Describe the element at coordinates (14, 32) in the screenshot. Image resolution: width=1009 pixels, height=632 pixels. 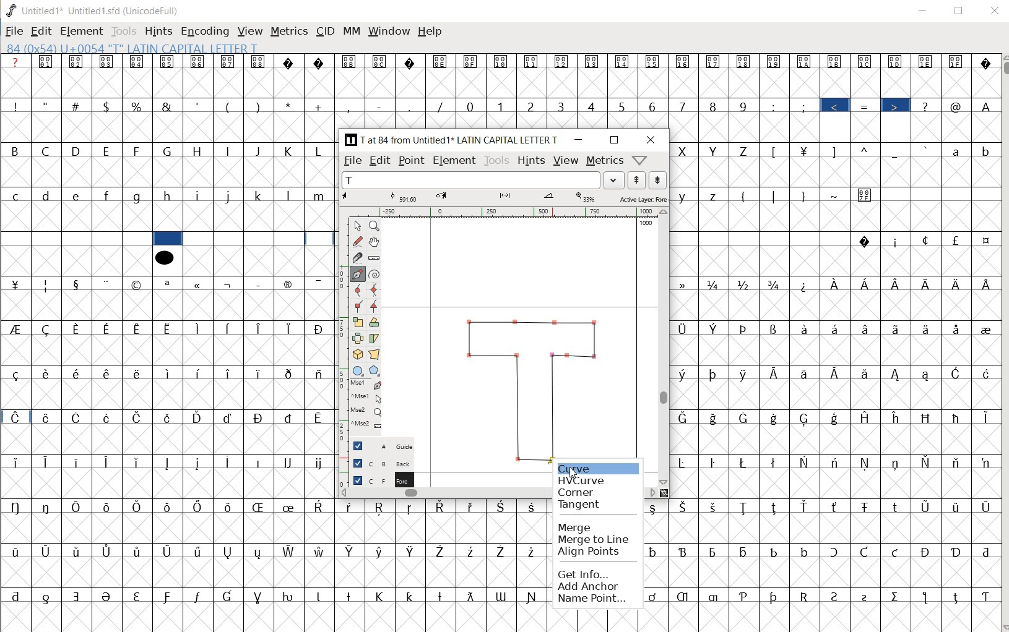
I see `file` at that location.